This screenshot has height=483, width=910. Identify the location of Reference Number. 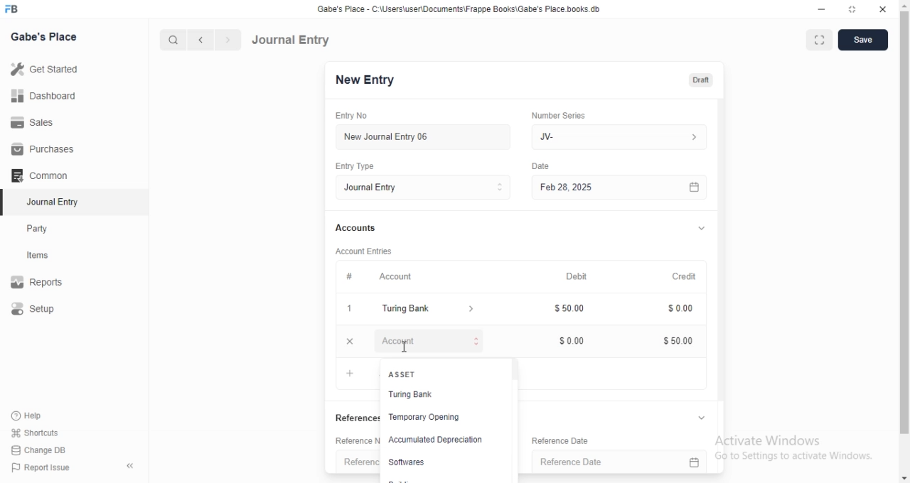
(357, 441).